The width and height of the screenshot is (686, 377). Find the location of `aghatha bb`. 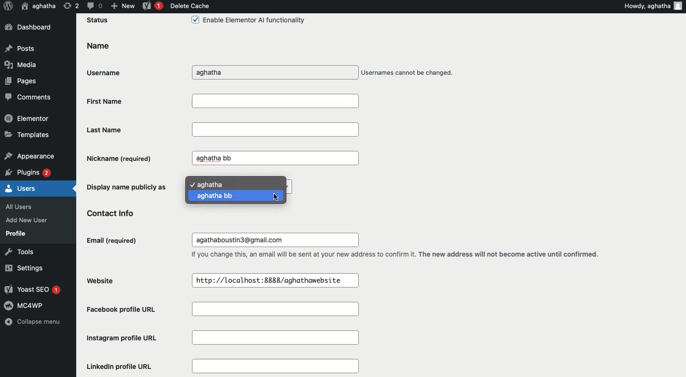

aghatha bb is located at coordinates (213, 158).